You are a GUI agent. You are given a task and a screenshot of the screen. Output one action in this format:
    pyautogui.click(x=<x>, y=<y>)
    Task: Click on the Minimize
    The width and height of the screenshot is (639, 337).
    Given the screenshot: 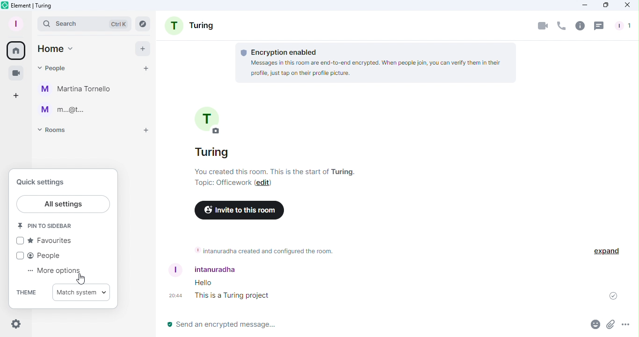 What is the action you would take?
    pyautogui.click(x=584, y=6)
    